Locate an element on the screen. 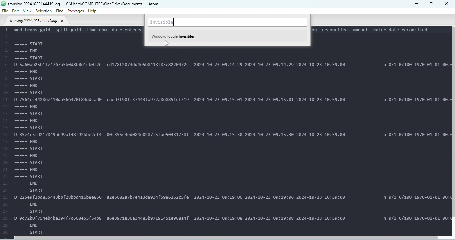  Vertical scroll bar is located at coordinates (452, 132).